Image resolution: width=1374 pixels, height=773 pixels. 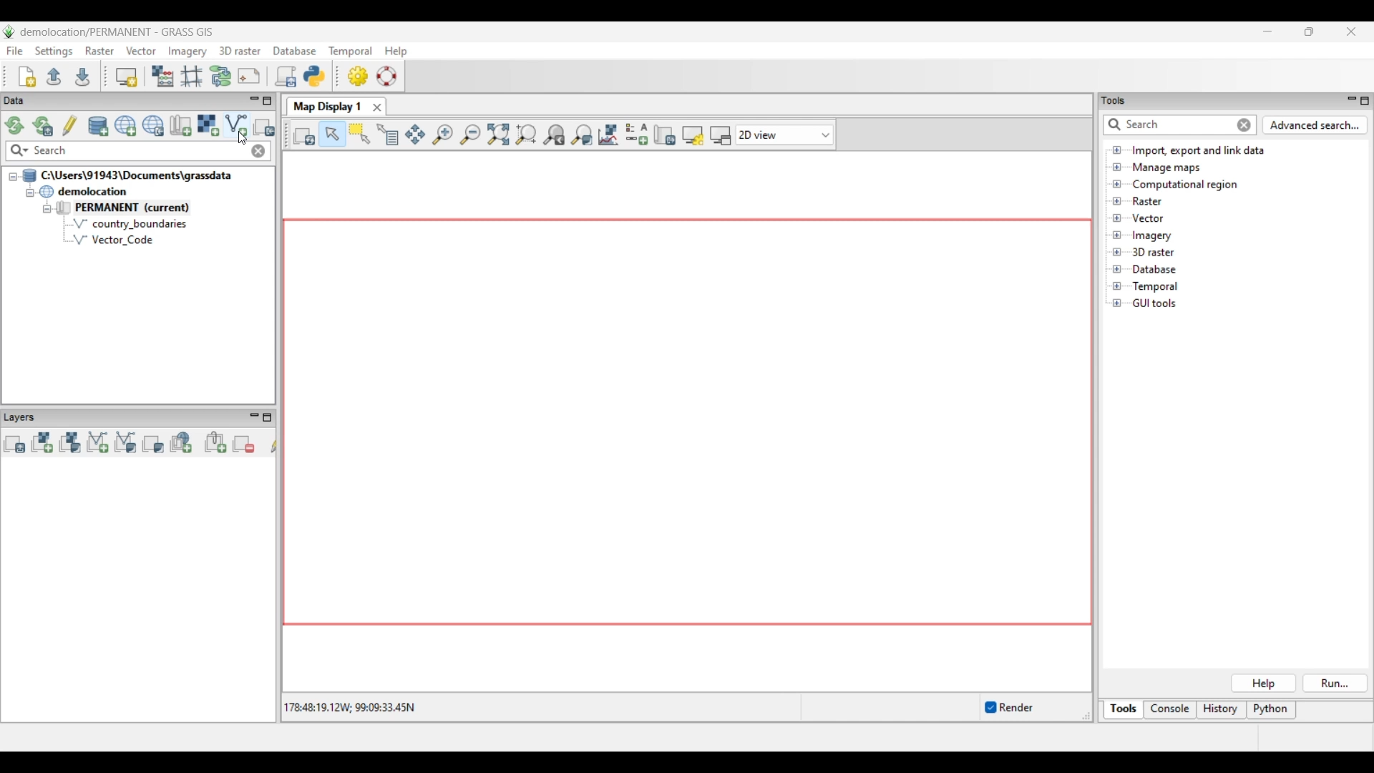 What do you see at coordinates (268, 417) in the screenshot?
I see `Maximize Layers panel` at bounding box center [268, 417].